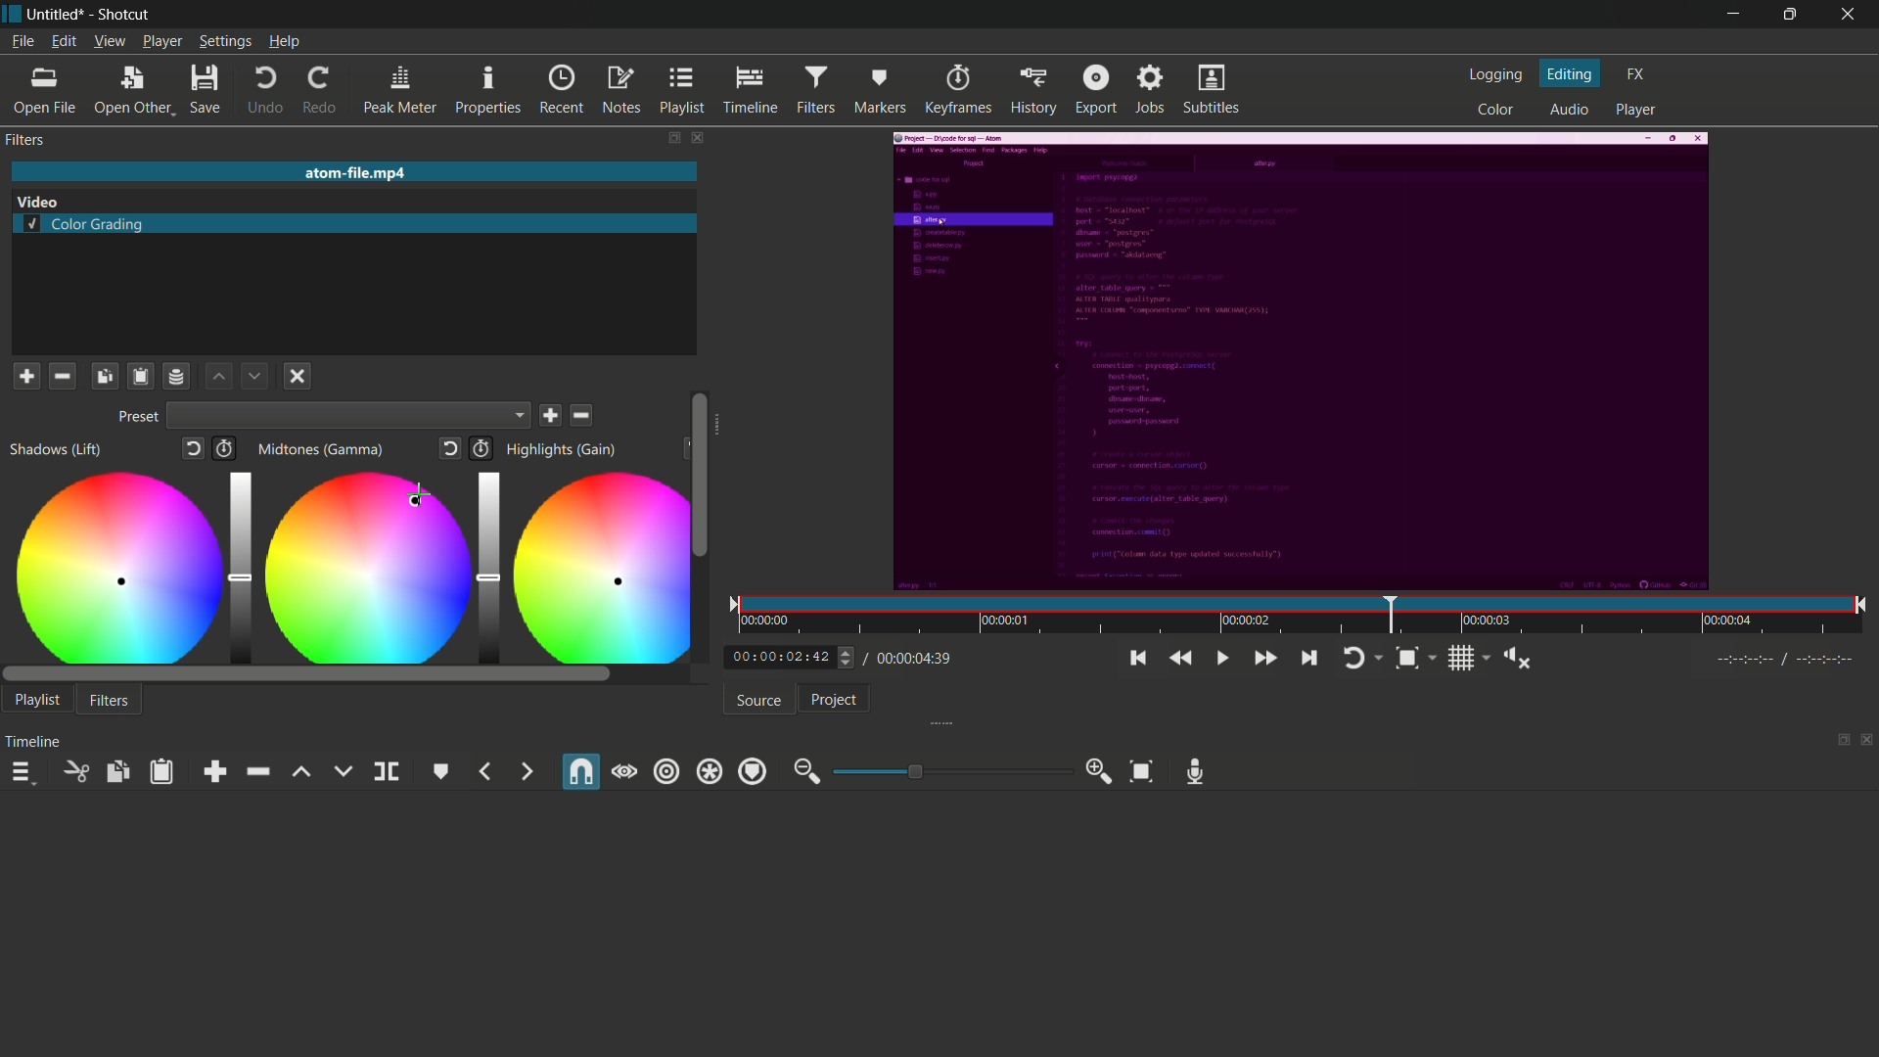 This screenshot has width=1879, height=1057. Describe the element at coordinates (553, 416) in the screenshot. I see `save` at that location.